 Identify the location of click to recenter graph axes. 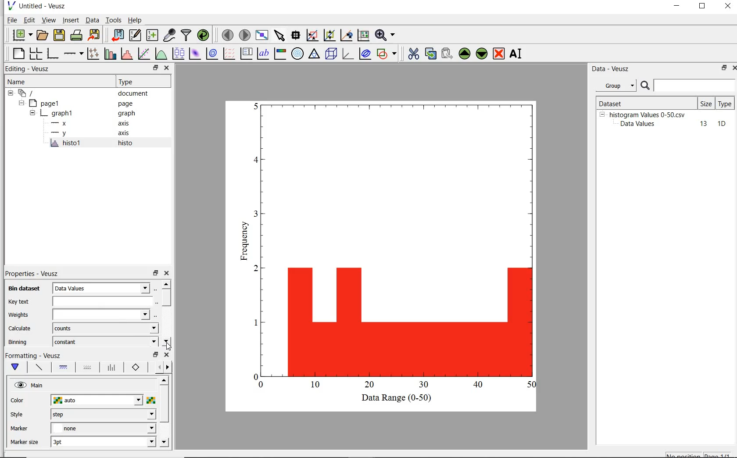
(363, 36).